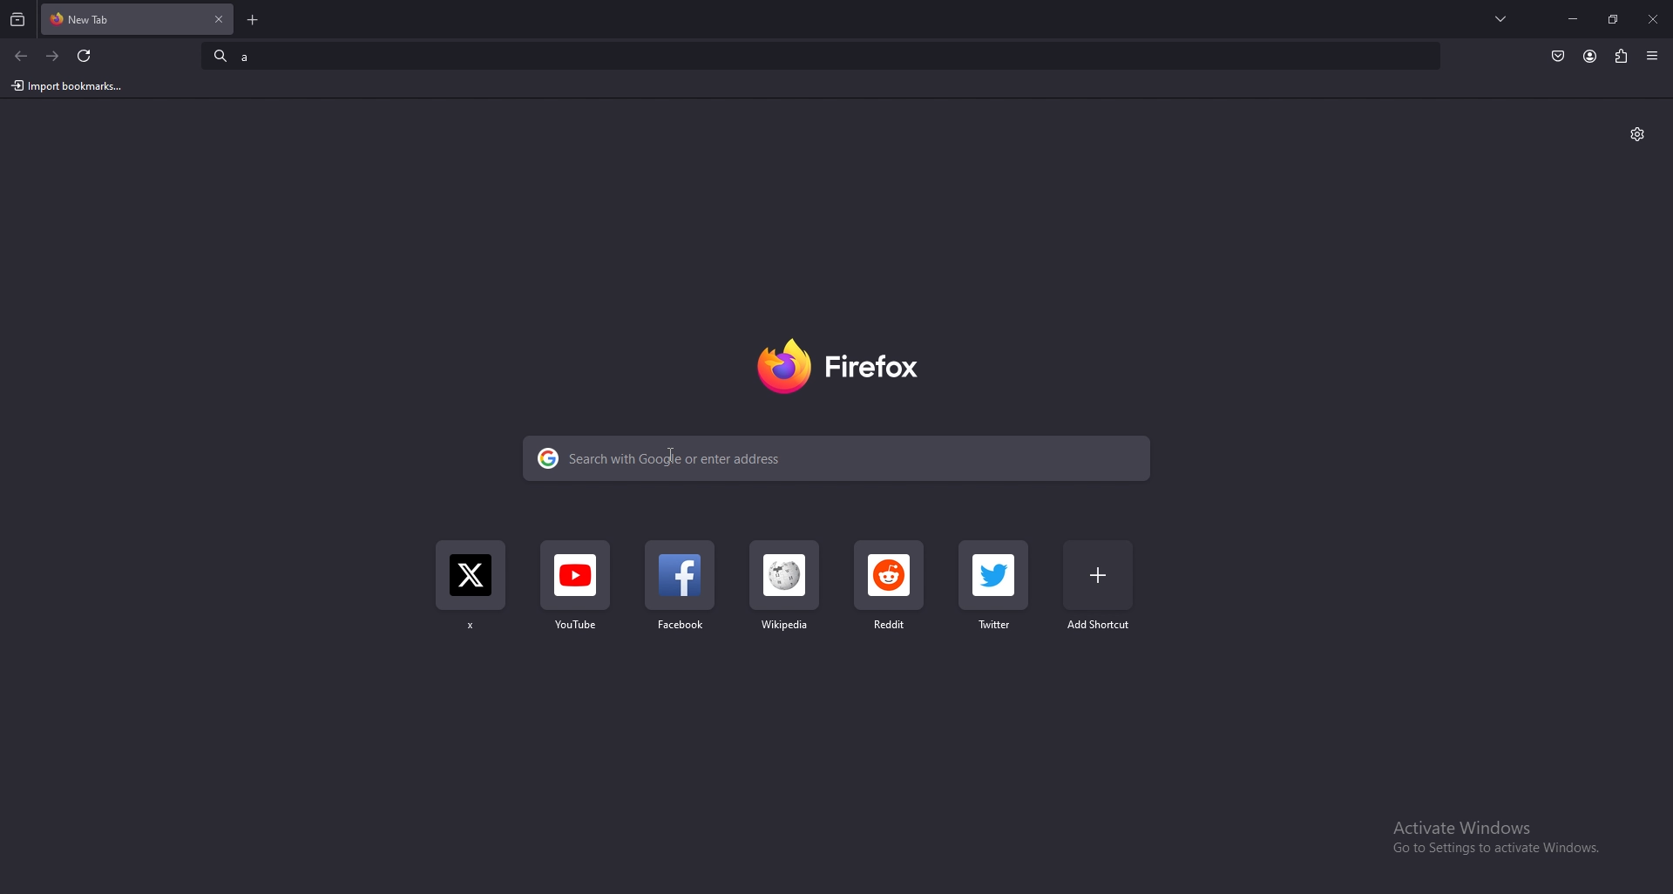 This screenshot has height=894, width=1673. Describe the element at coordinates (1654, 56) in the screenshot. I see `application menu` at that location.